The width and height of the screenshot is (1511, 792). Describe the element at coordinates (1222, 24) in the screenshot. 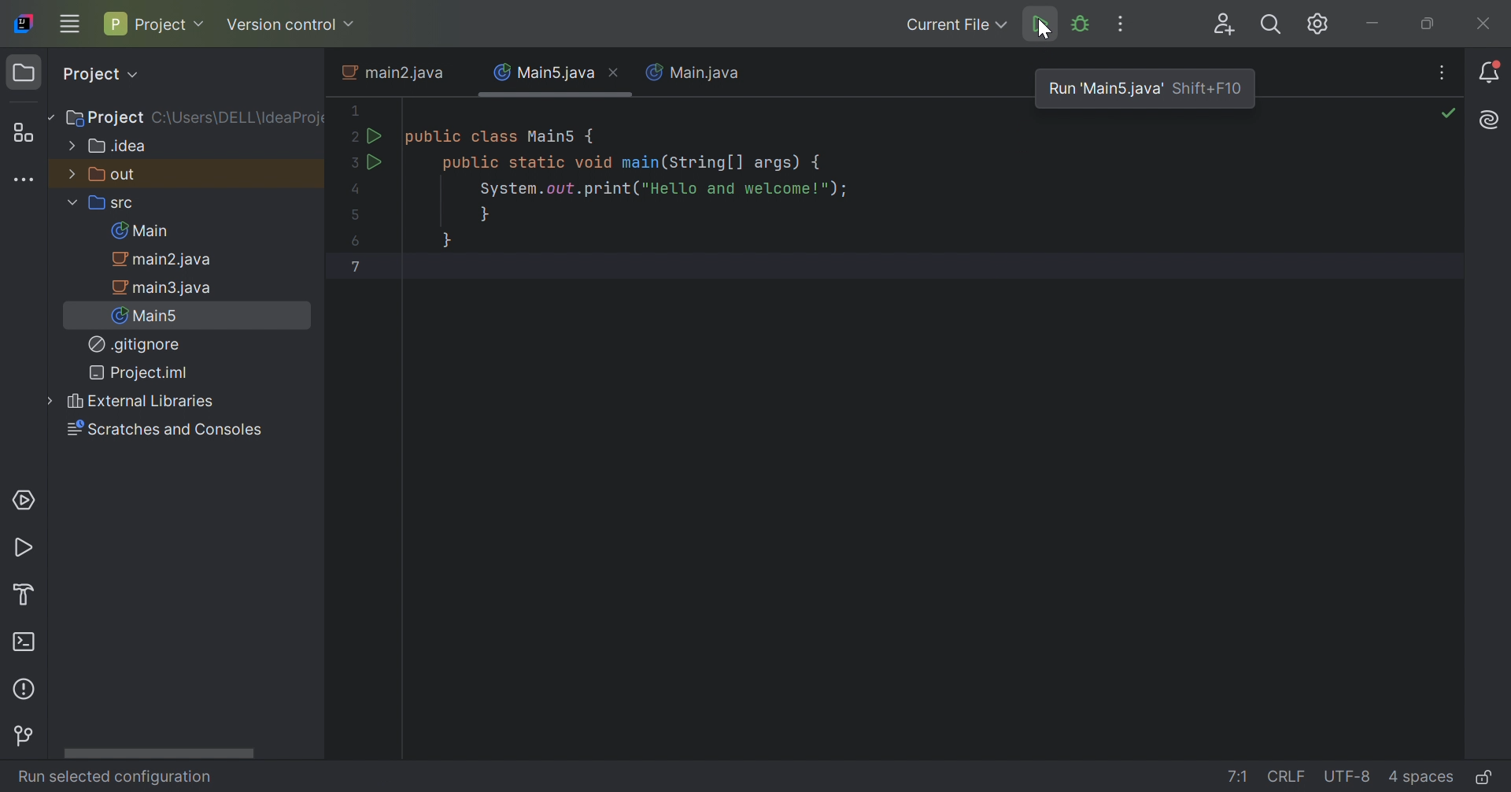

I see `Code With Me` at that location.